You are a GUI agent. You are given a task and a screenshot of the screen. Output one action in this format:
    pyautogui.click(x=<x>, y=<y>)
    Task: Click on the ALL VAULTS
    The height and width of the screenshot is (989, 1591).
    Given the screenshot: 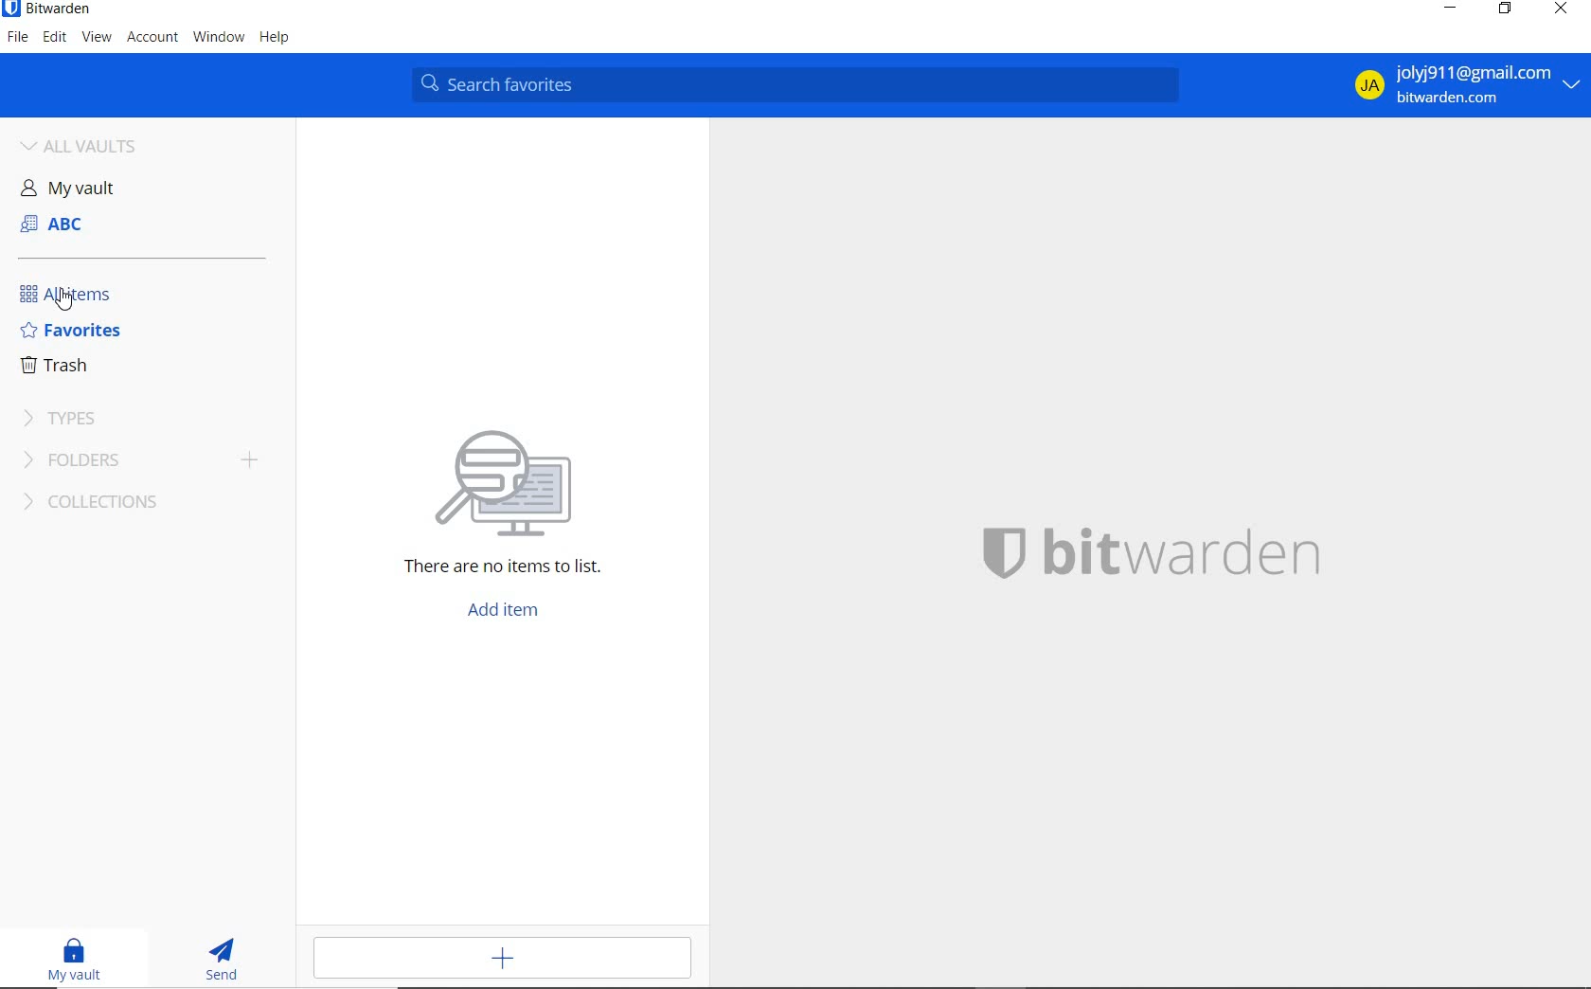 What is the action you would take?
    pyautogui.click(x=95, y=143)
    